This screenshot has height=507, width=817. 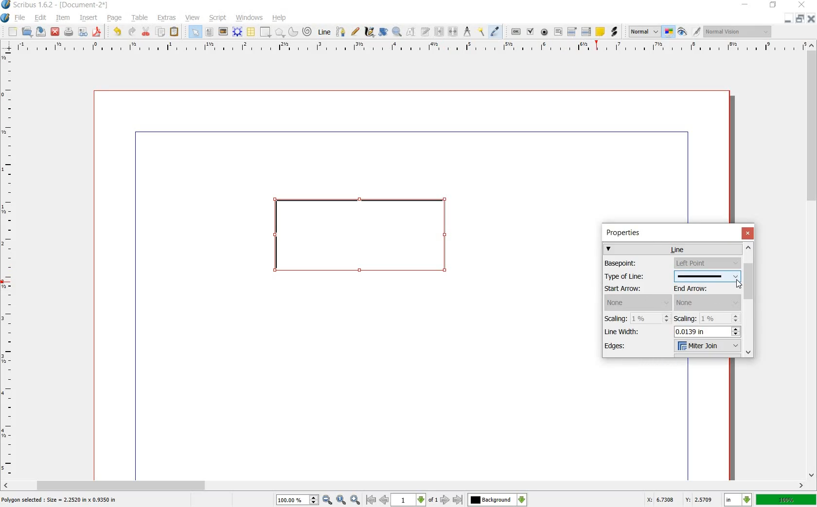 What do you see at coordinates (40, 18) in the screenshot?
I see `EDIT` at bounding box center [40, 18].